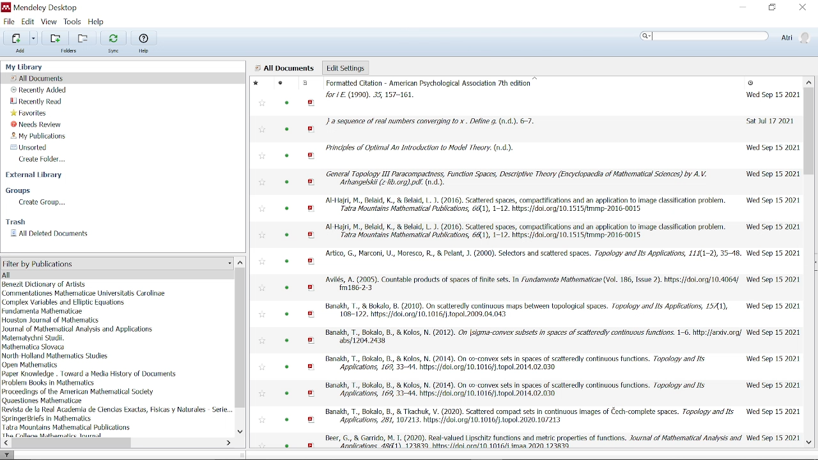  What do you see at coordinates (312, 341) in the screenshot?
I see `pdf` at bounding box center [312, 341].